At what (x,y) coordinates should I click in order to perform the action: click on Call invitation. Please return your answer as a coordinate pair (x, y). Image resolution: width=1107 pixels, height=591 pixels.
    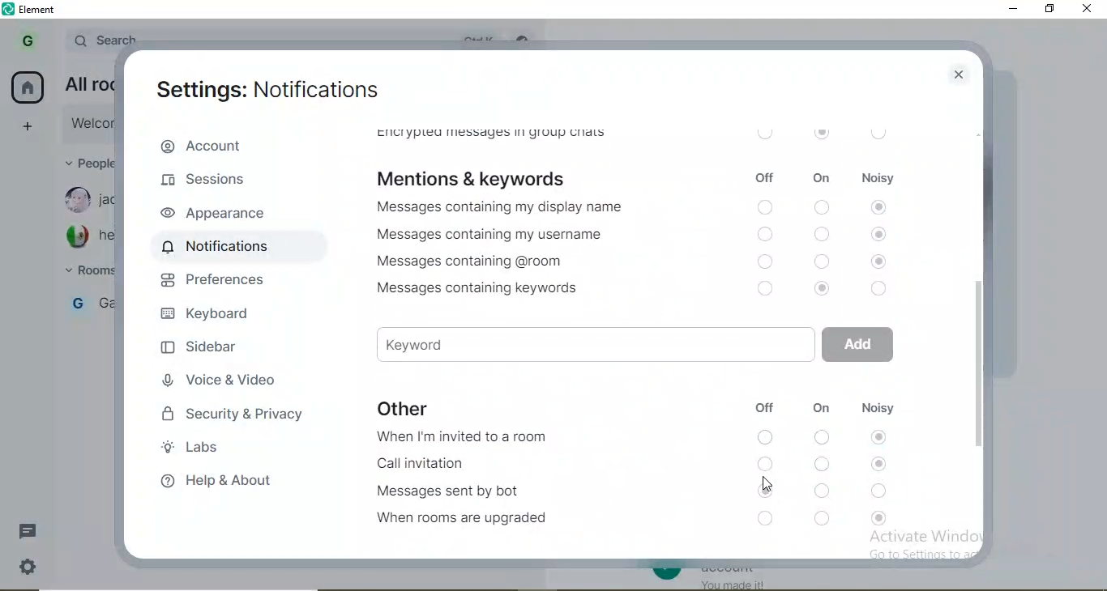
    Looking at the image, I should click on (417, 466).